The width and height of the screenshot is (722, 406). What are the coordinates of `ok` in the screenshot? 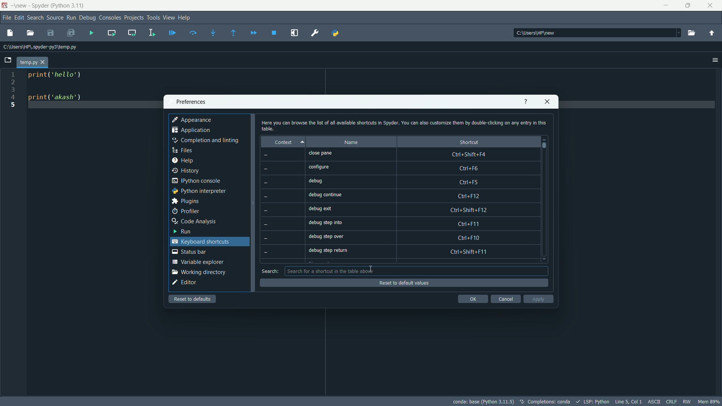 It's located at (472, 299).